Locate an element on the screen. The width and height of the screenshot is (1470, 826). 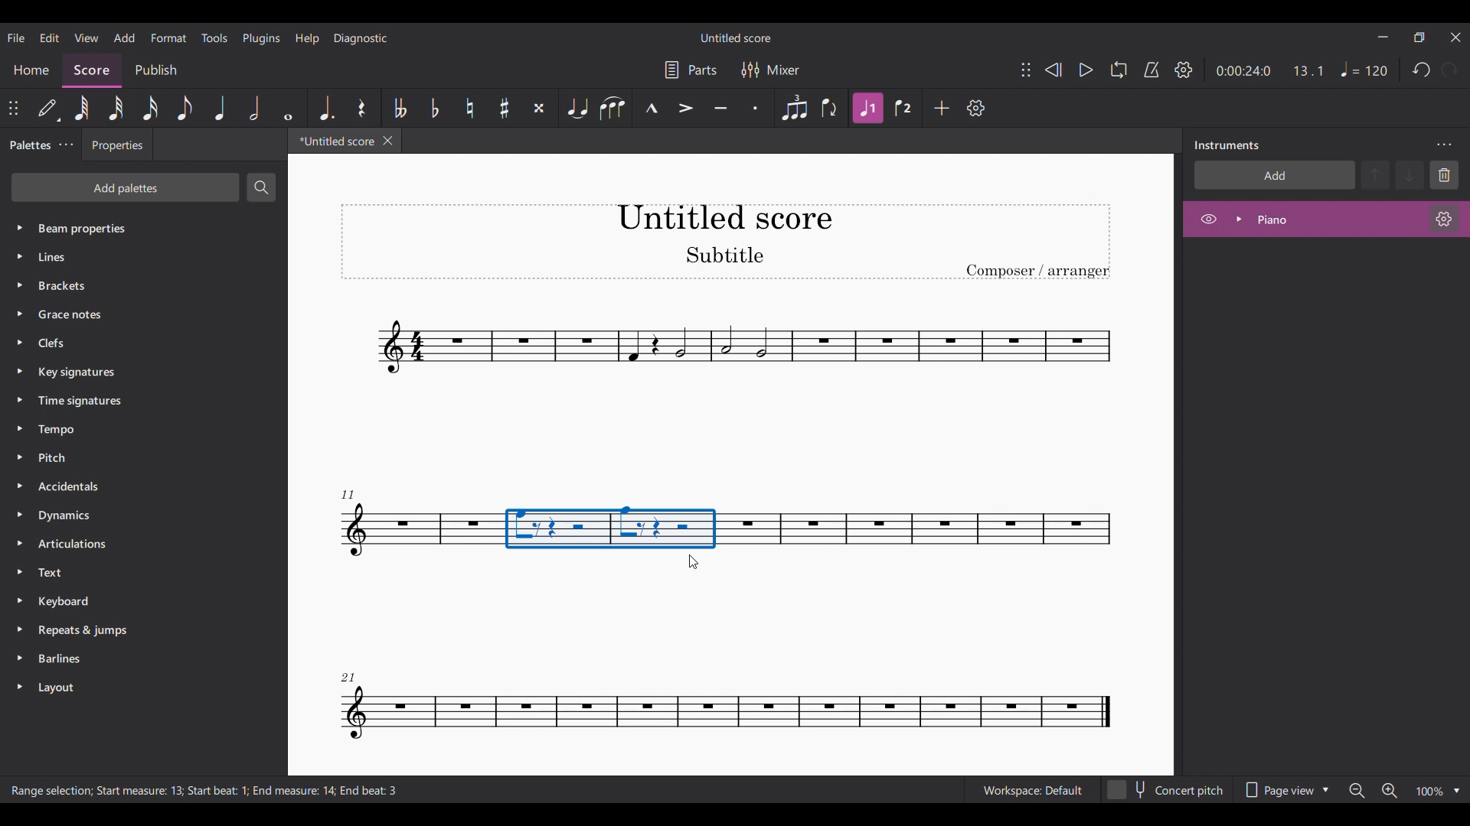
Tie is located at coordinates (578, 108).